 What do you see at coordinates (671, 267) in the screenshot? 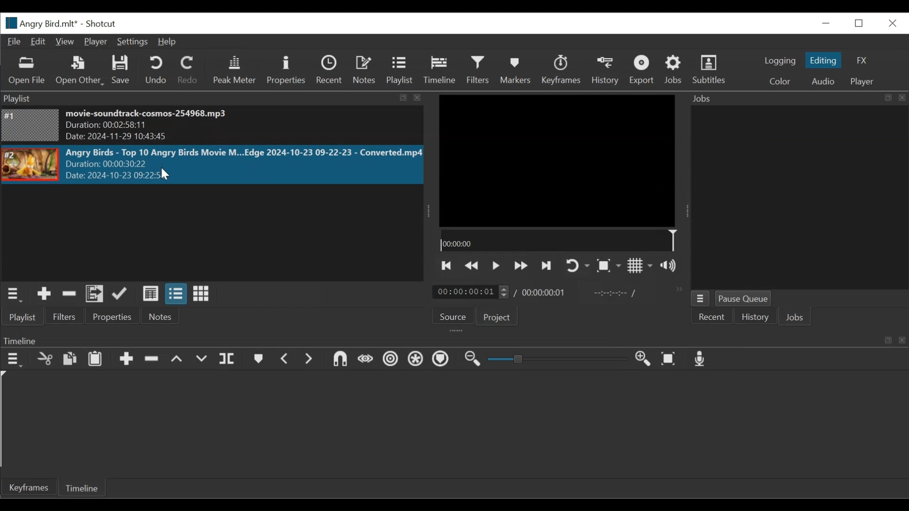
I see `Show volume control` at bounding box center [671, 267].